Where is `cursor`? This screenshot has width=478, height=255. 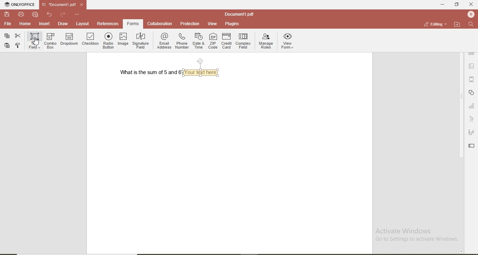
cursor is located at coordinates (37, 41).